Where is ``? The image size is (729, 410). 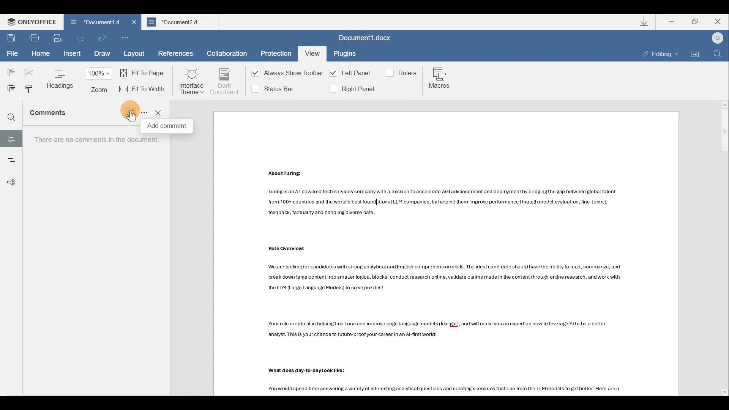  is located at coordinates (282, 173).